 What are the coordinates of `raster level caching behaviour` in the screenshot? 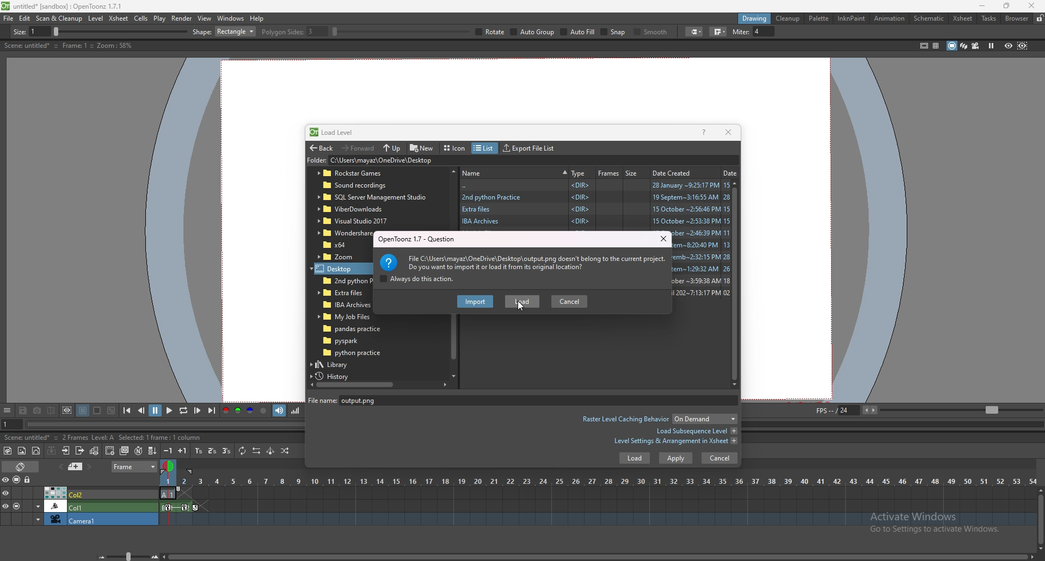 It's located at (659, 420).